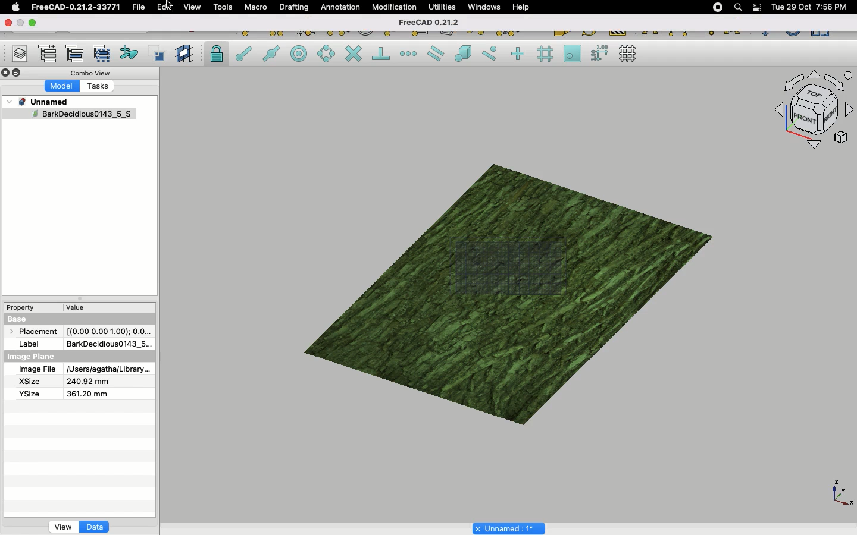 Image resolution: width=857 pixels, height=535 pixels. I want to click on View, so click(192, 6).